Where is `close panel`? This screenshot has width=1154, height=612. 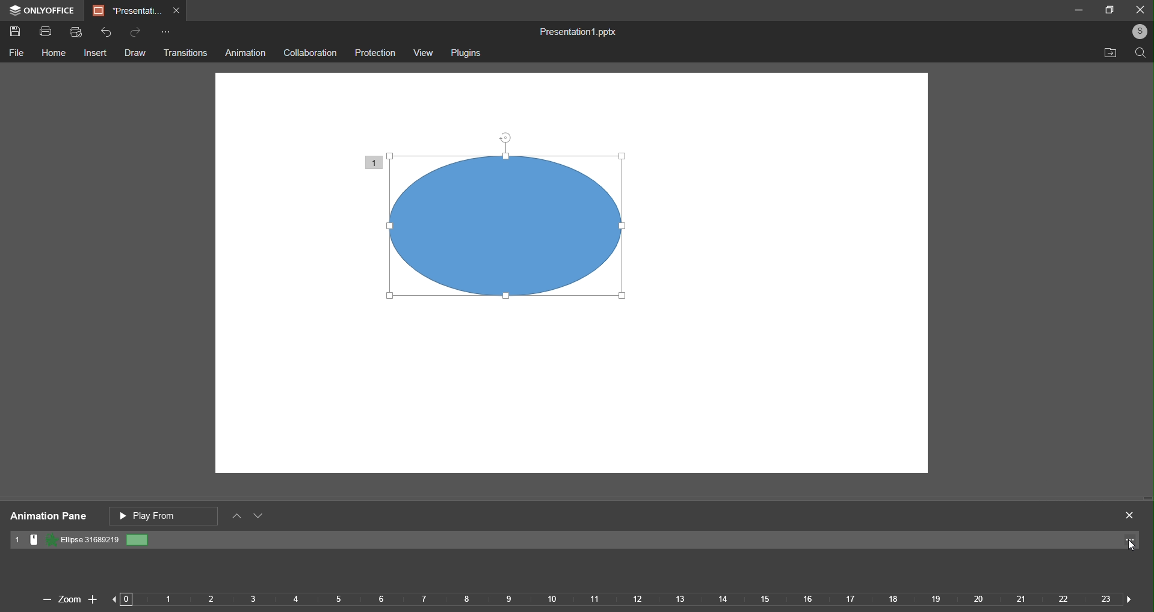 close panel is located at coordinates (1131, 515).